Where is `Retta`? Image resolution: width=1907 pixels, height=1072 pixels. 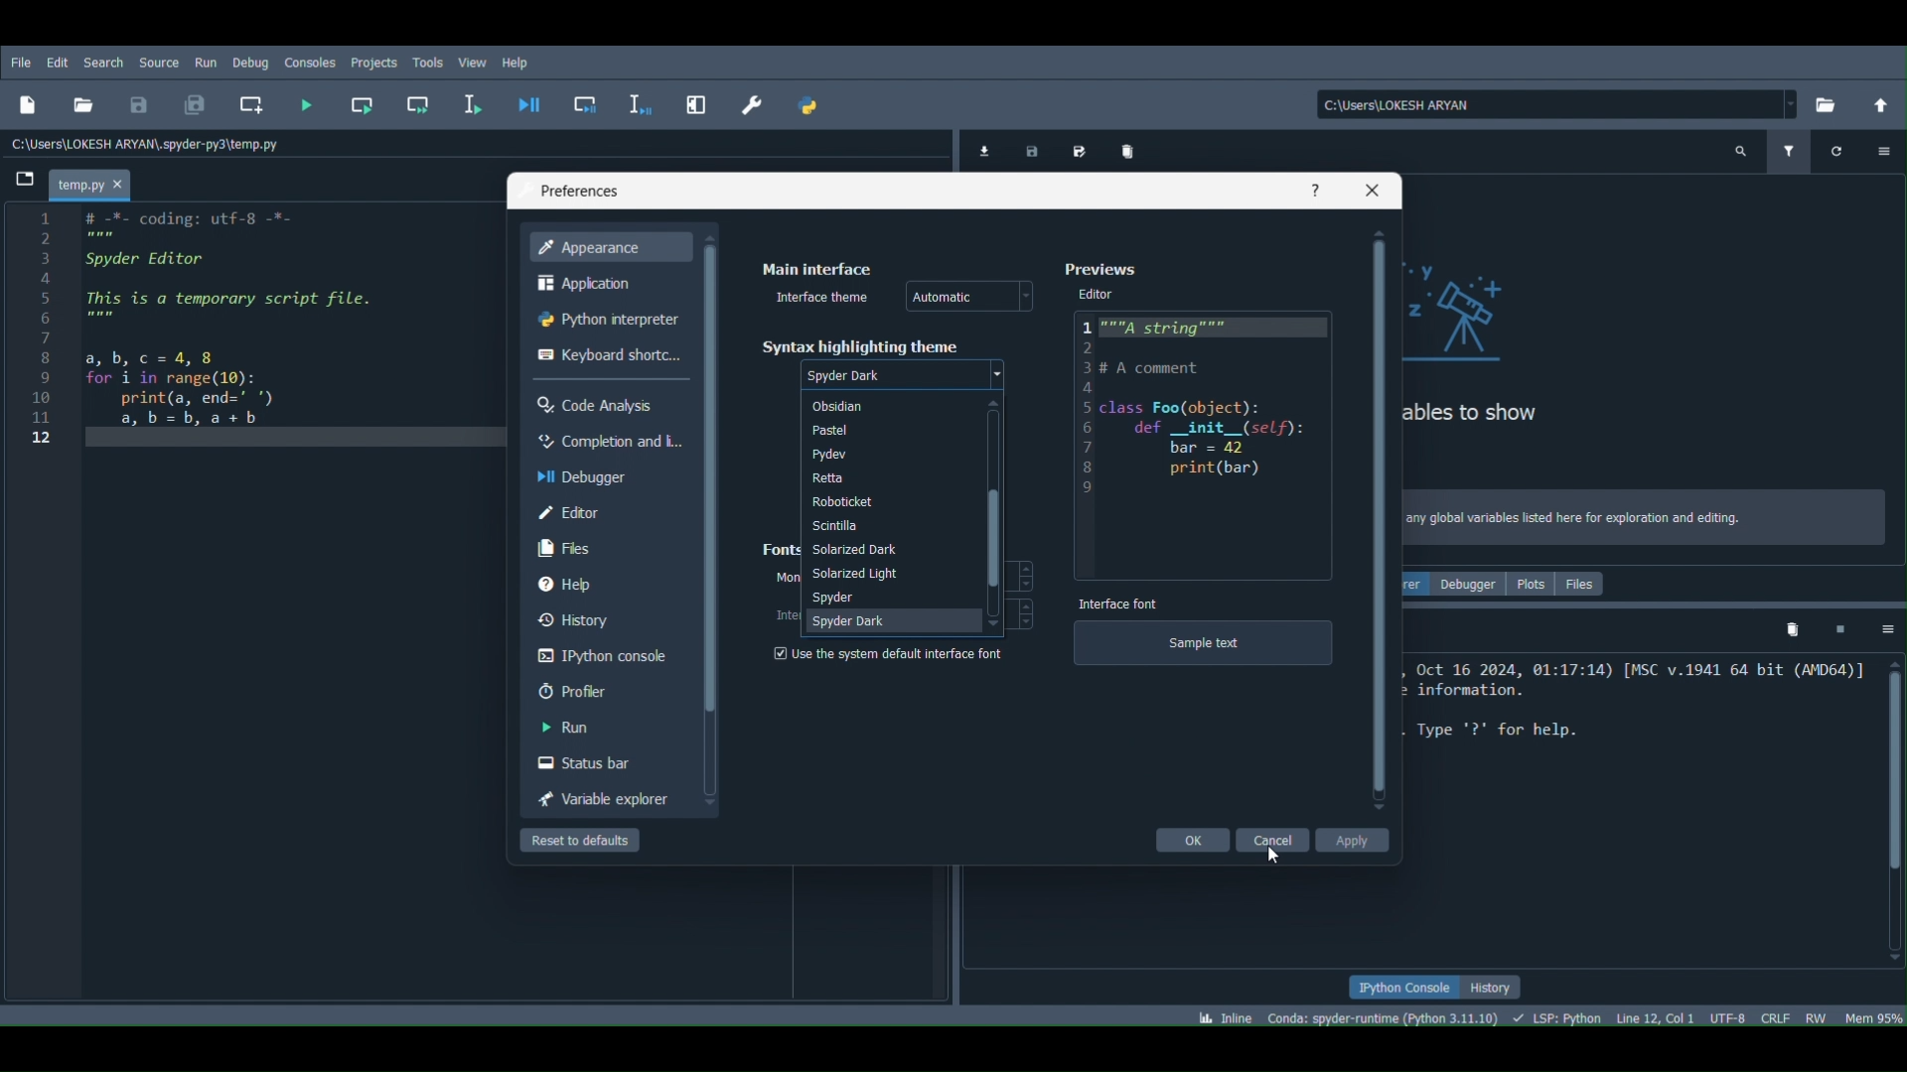 Retta is located at coordinates (888, 477).